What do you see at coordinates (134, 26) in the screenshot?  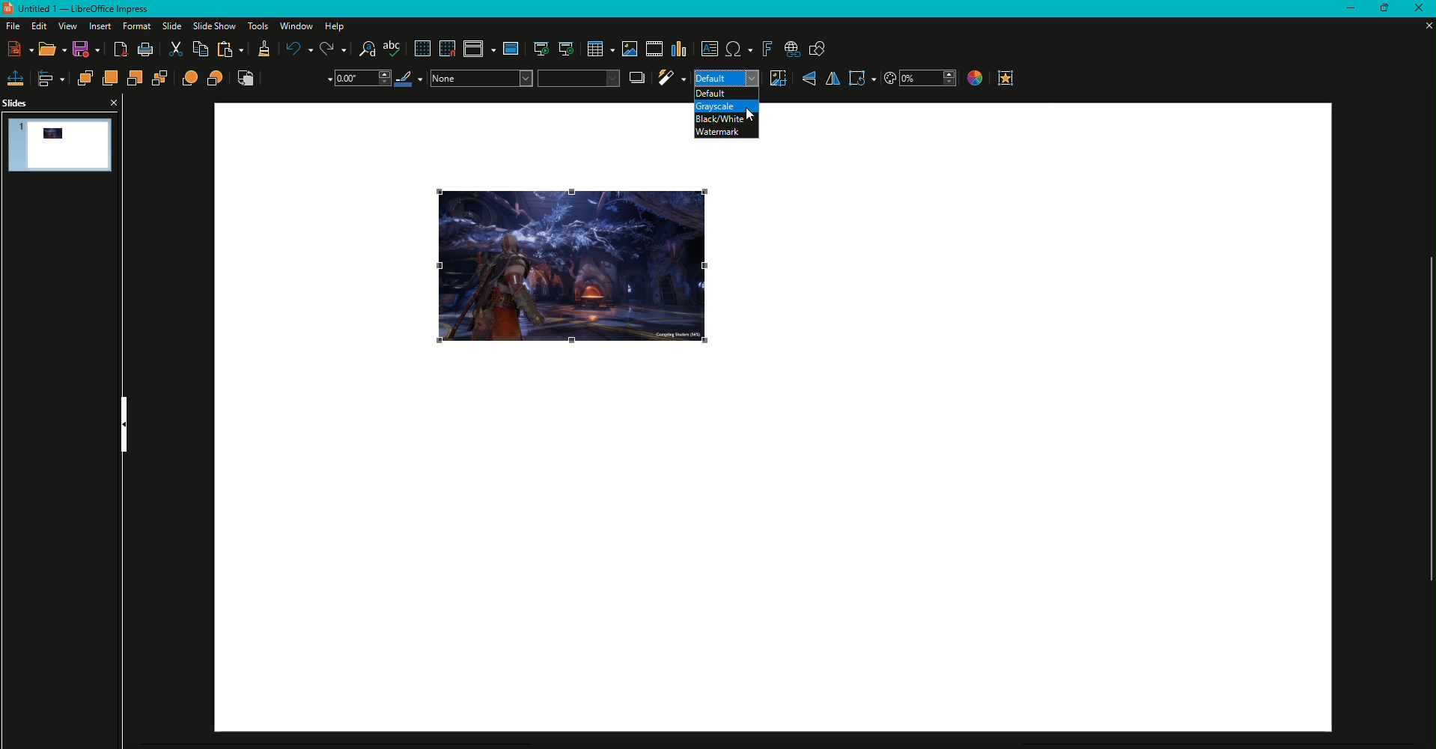 I see `Format` at bounding box center [134, 26].